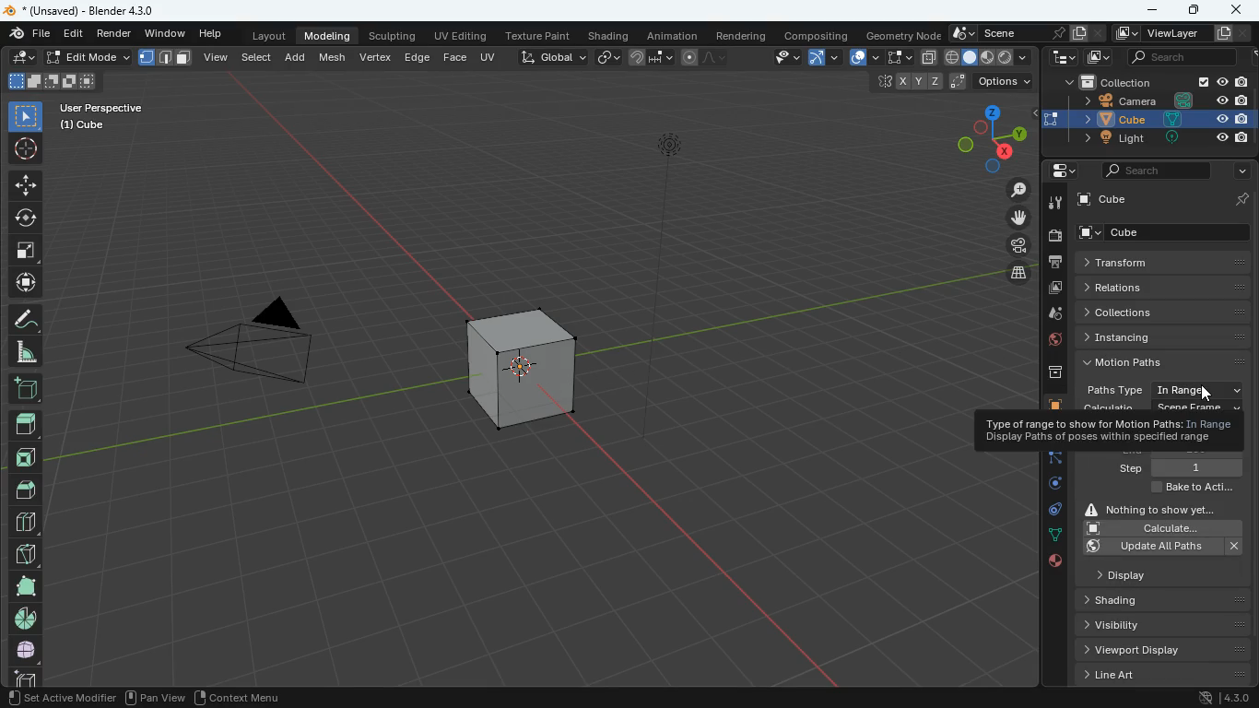 The image size is (1259, 708). Describe the element at coordinates (982, 137) in the screenshot. I see `dimension` at that location.